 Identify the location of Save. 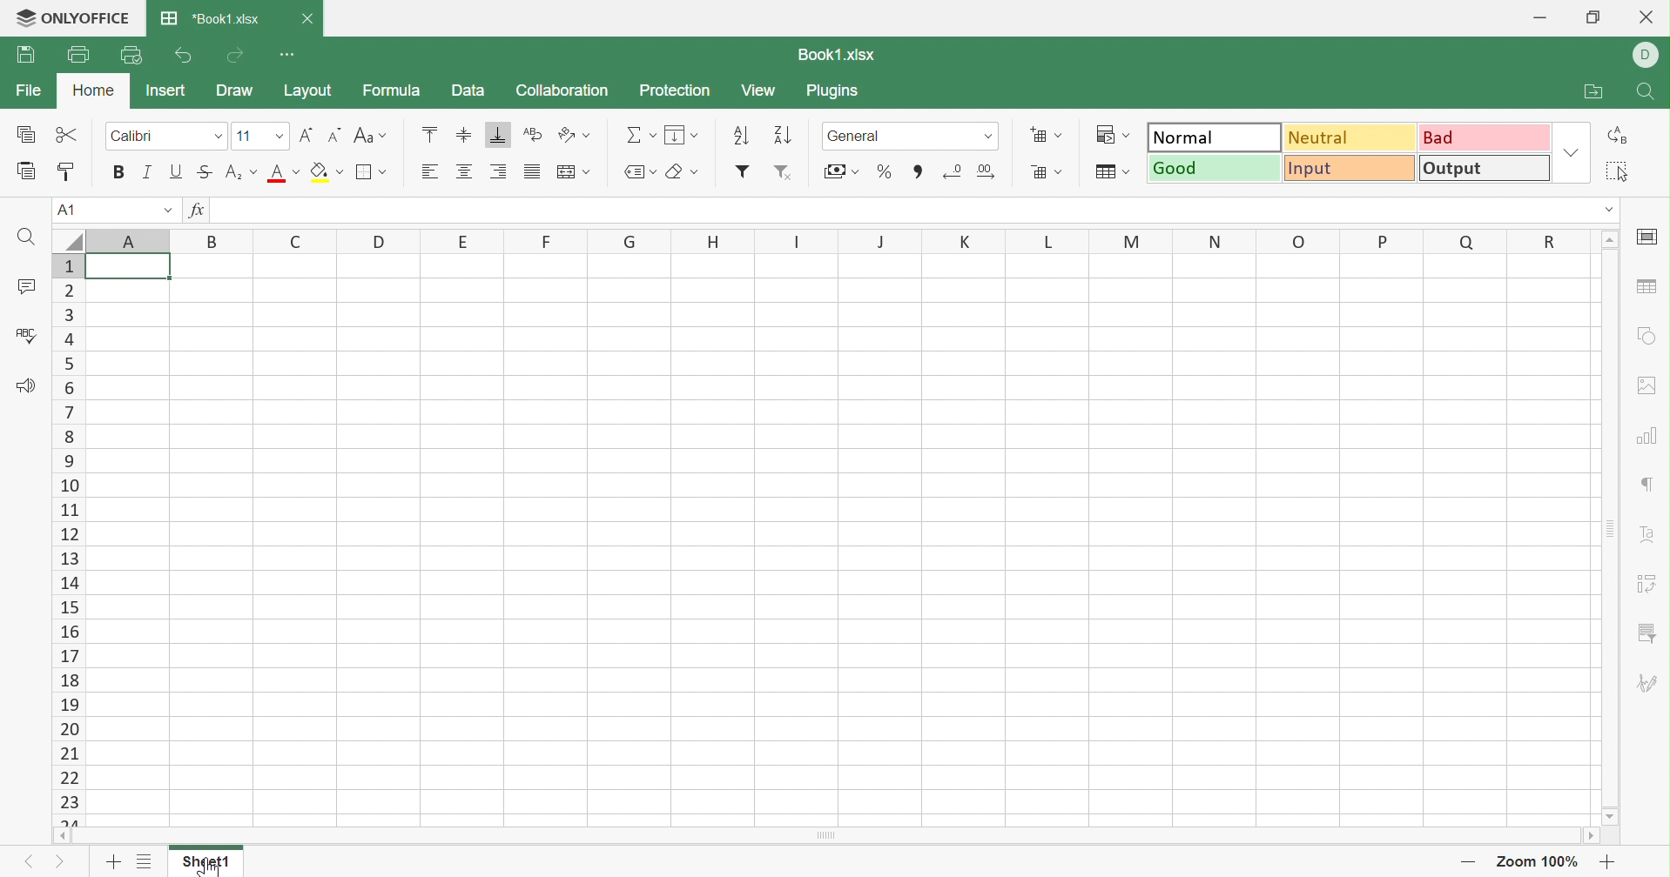
(24, 55).